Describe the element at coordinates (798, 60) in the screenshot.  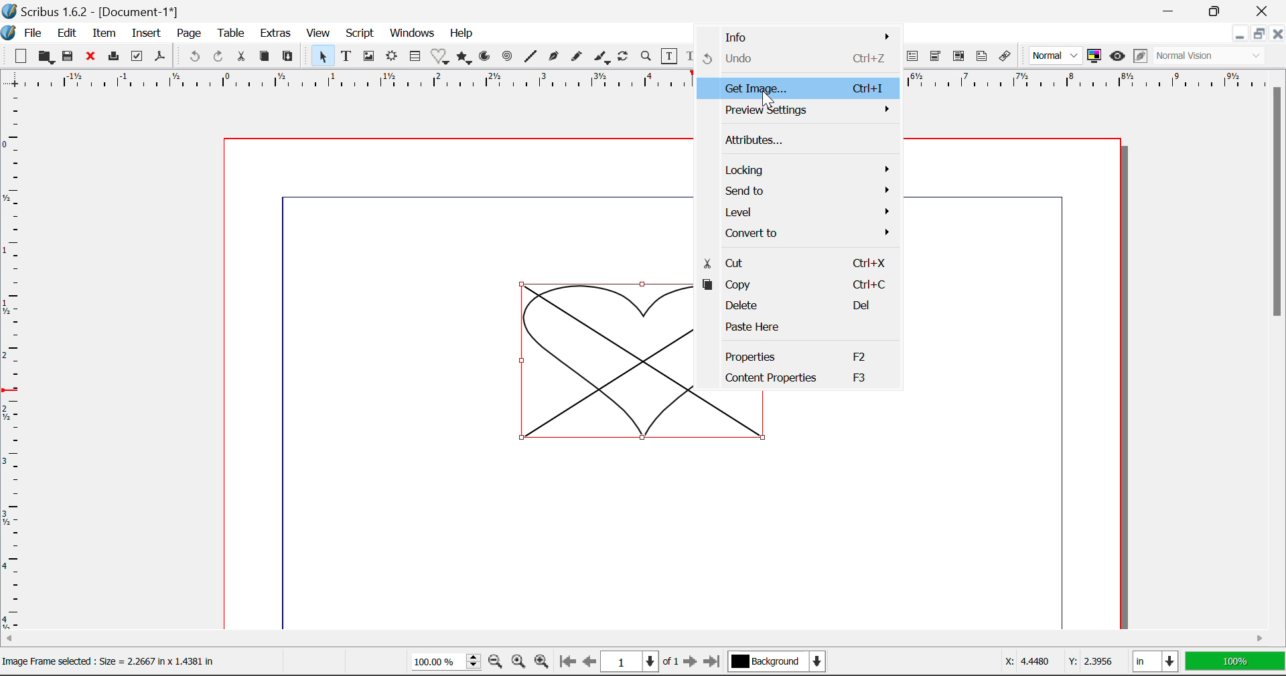
I see `Undo` at that location.